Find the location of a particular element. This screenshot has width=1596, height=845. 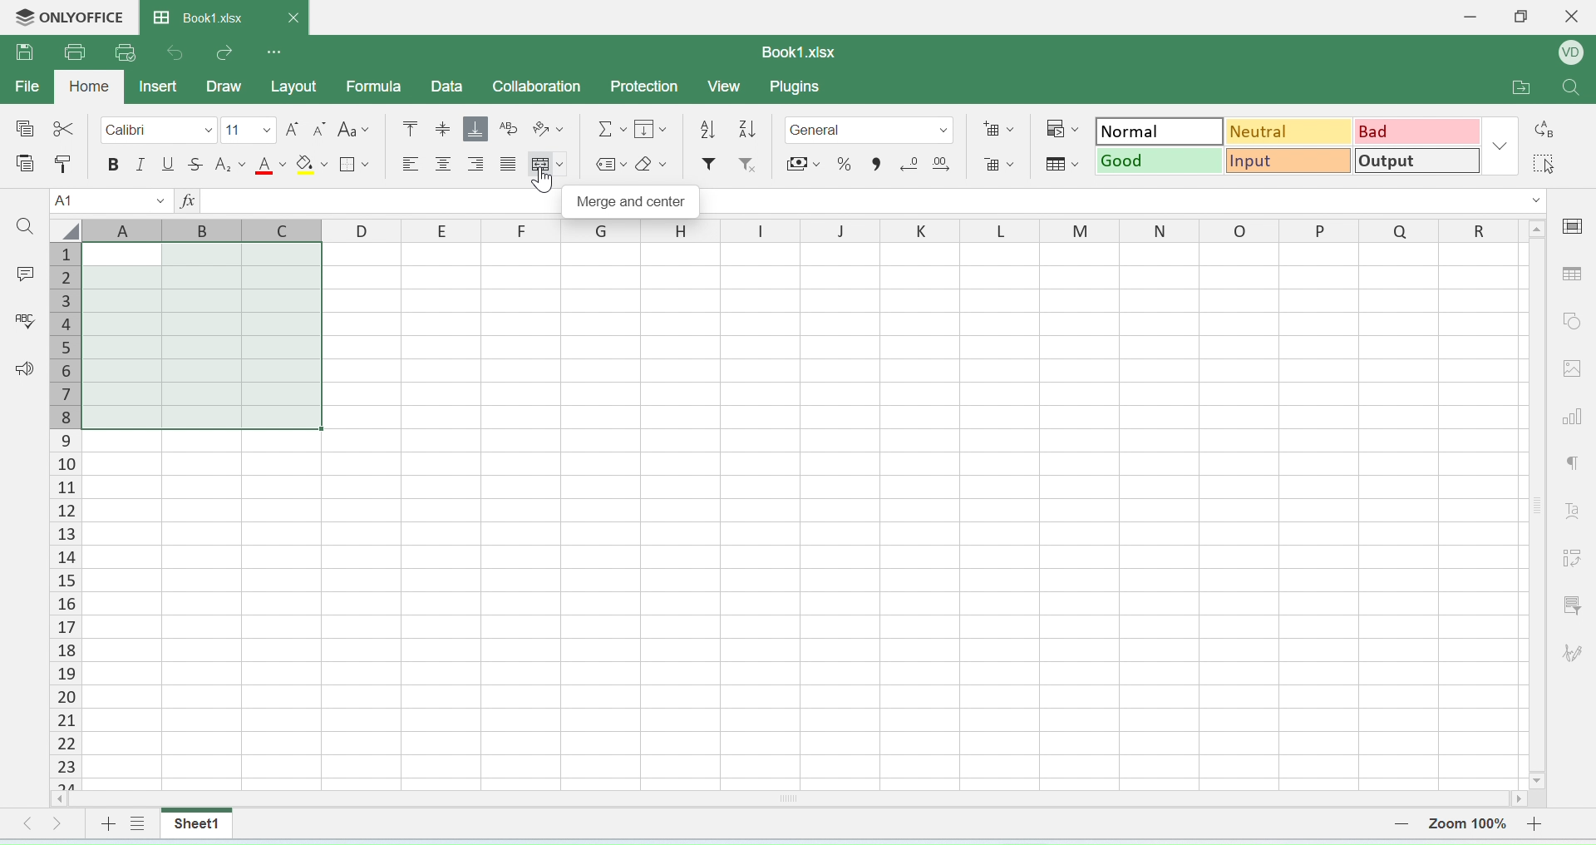

undo is located at coordinates (181, 51).